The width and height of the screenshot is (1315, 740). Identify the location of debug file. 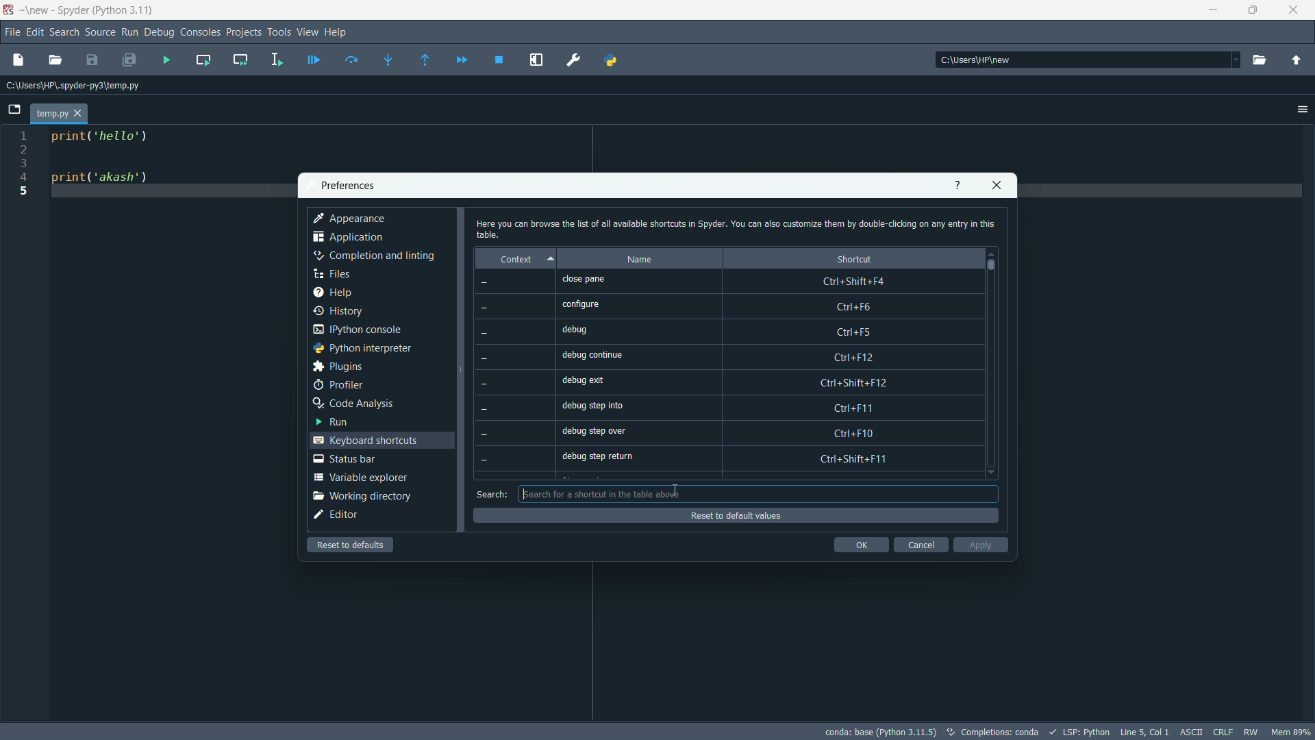
(314, 59).